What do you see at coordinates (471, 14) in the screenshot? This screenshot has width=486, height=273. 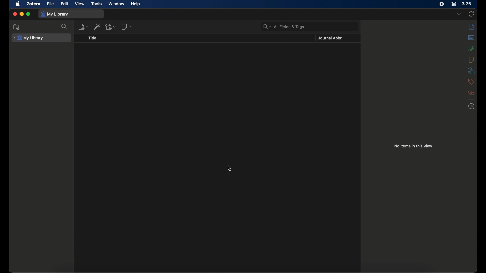 I see `sync` at bounding box center [471, 14].